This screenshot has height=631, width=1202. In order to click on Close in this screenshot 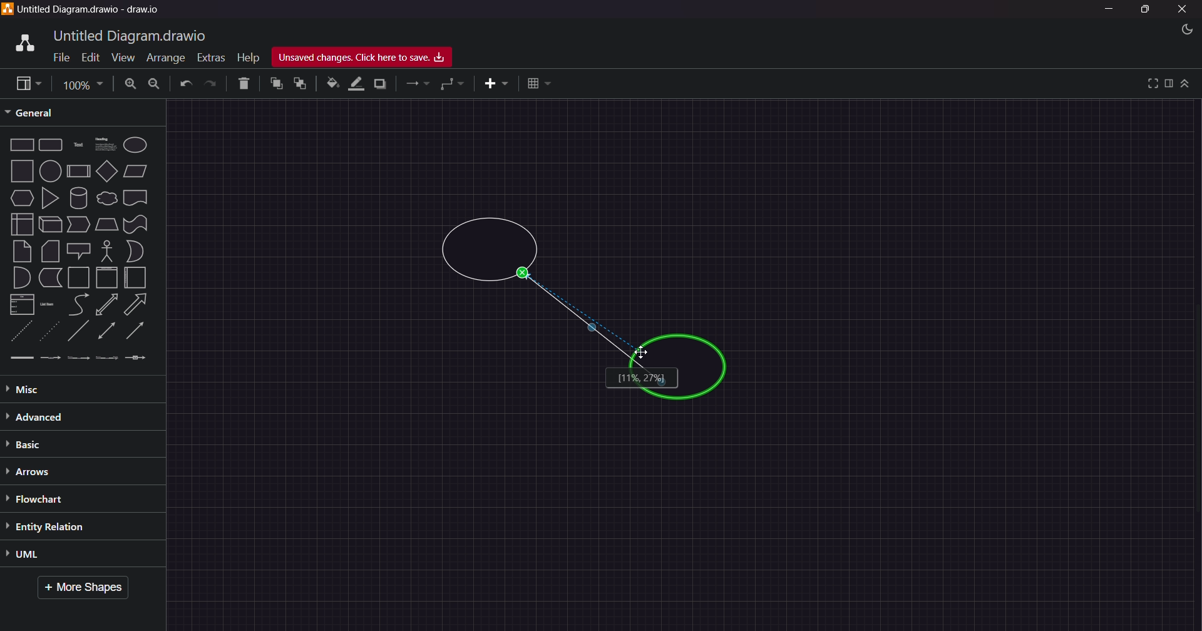, I will do `click(1183, 9)`.